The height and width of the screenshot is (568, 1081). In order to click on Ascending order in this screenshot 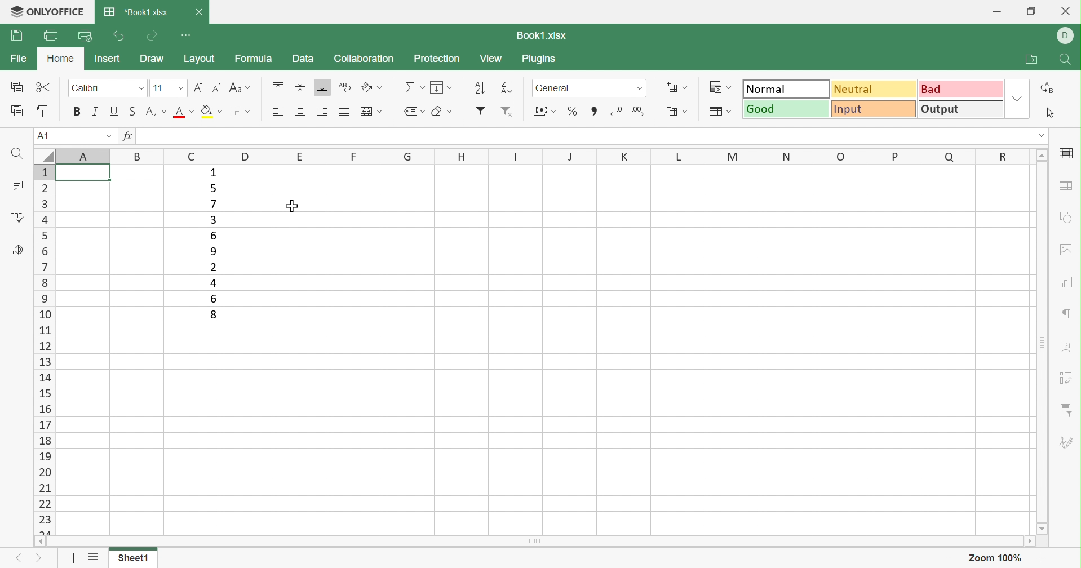, I will do `click(479, 88)`.